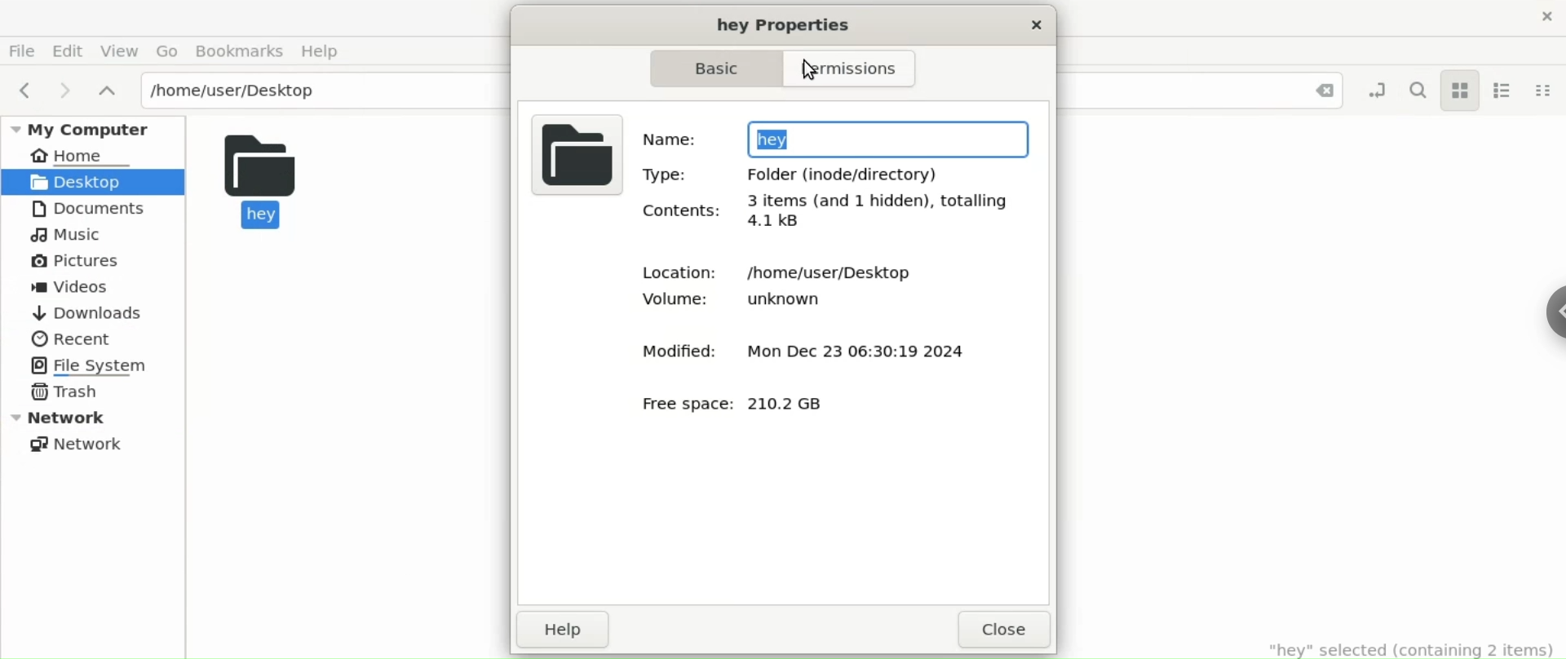 The height and width of the screenshot is (659, 1566). Describe the element at coordinates (109, 90) in the screenshot. I see `parent folders` at that location.